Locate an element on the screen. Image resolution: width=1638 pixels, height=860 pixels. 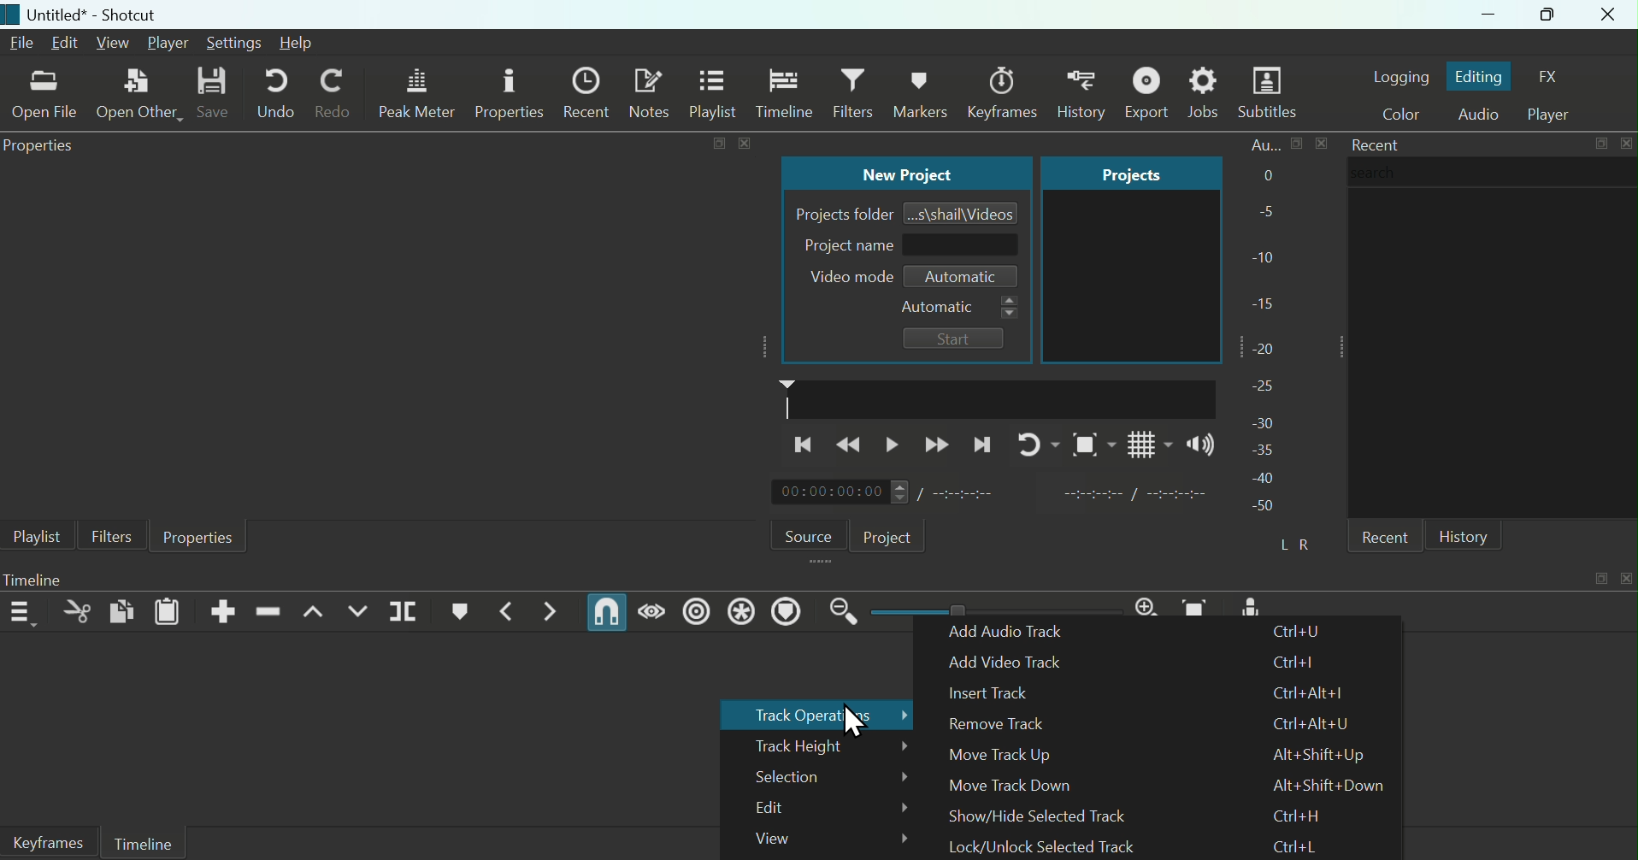
Next is located at coordinates (983, 442).